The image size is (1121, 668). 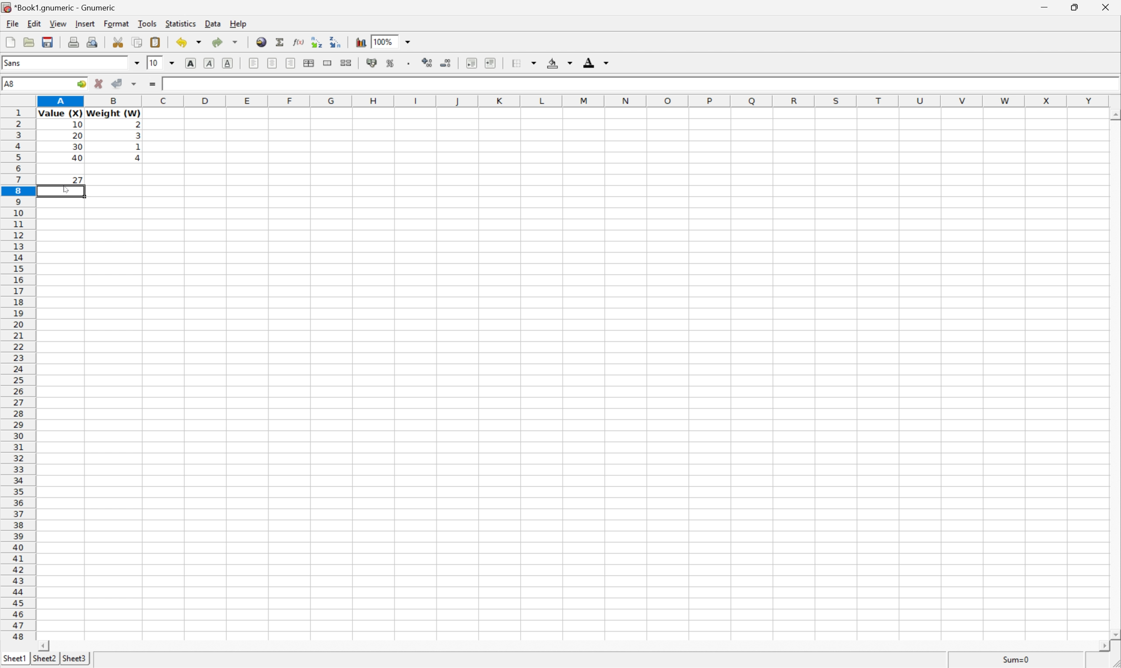 I want to click on , so click(x=77, y=126).